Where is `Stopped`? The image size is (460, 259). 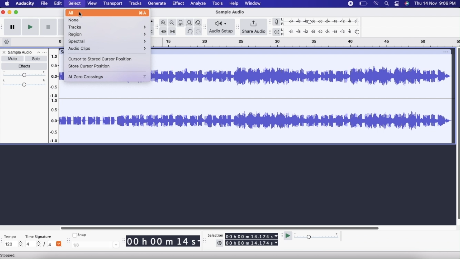
Stopped is located at coordinates (11, 256).